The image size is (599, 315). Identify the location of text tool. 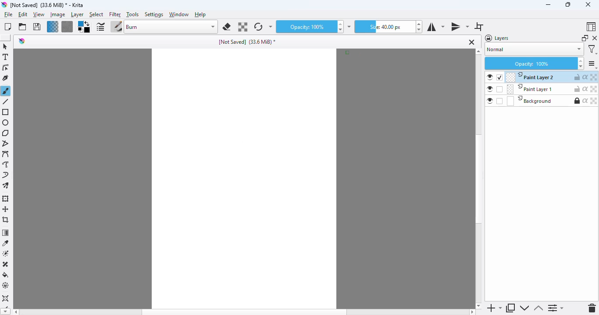
(5, 57).